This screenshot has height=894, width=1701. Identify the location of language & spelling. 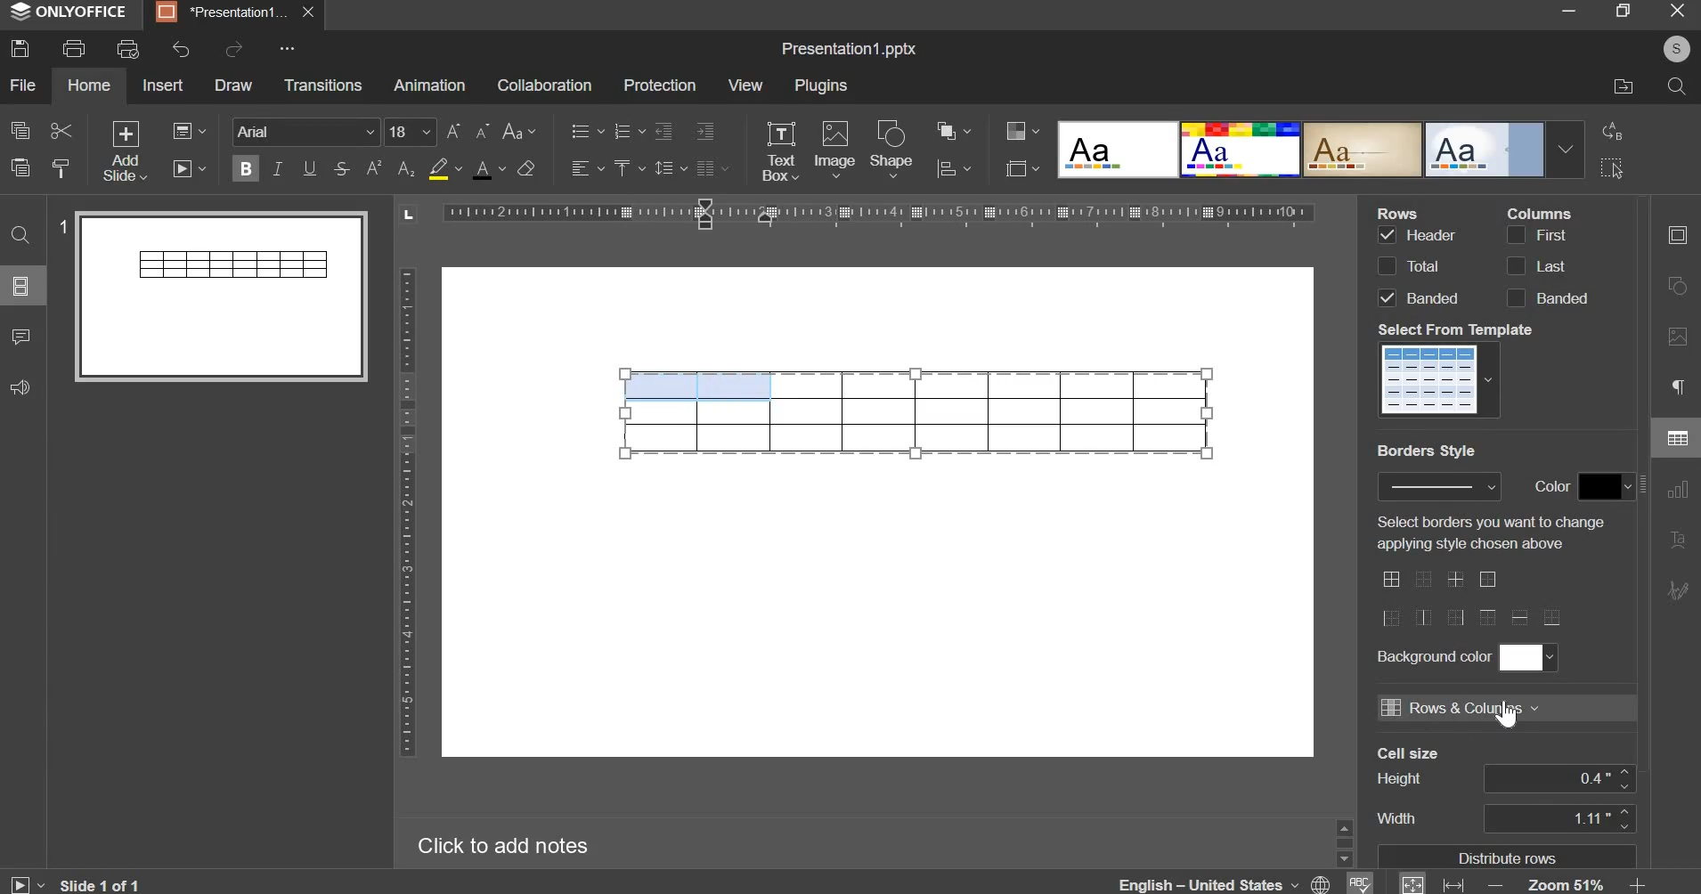
(1245, 882).